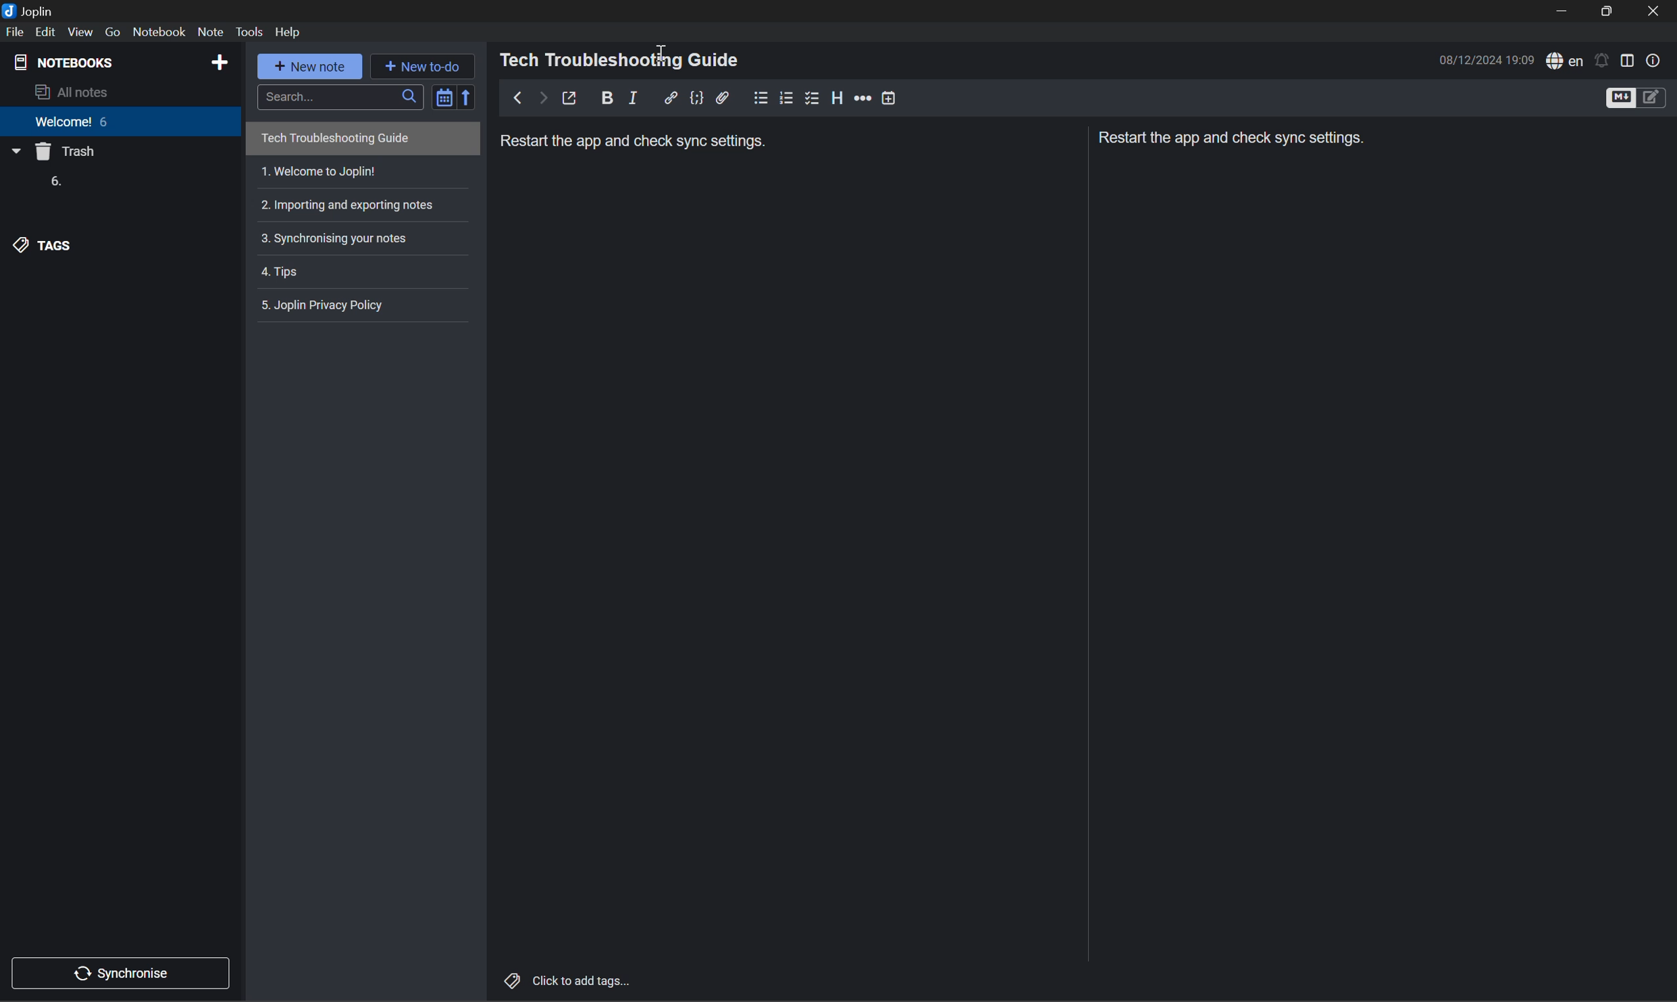 Image resolution: width=1677 pixels, height=1002 pixels. Describe the element at coordinates (76, 93) in the screenshot. I see `All notes` at that location.